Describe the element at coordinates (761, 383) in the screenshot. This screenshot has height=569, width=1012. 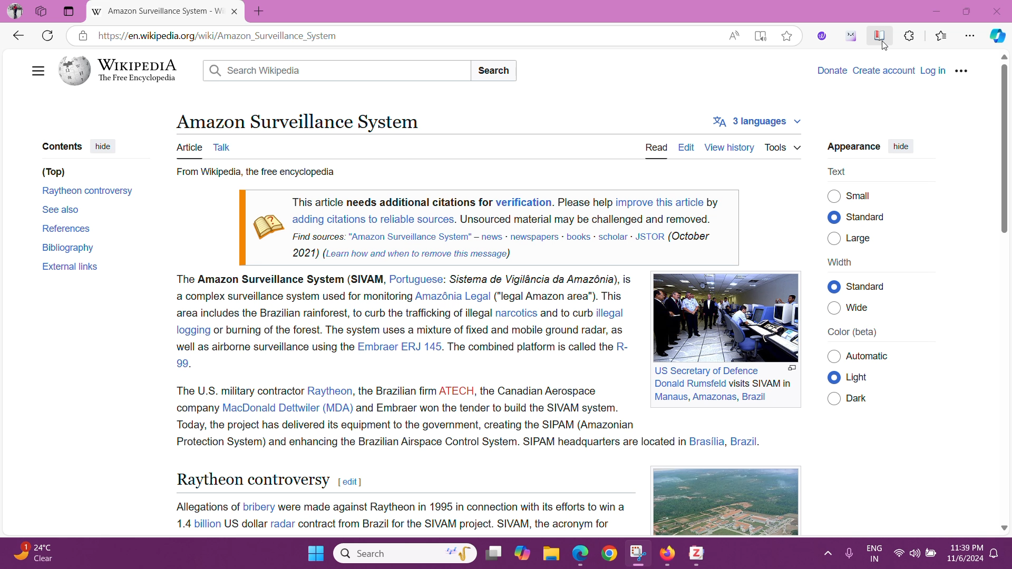
I see `visits SIVAM in` at that location.